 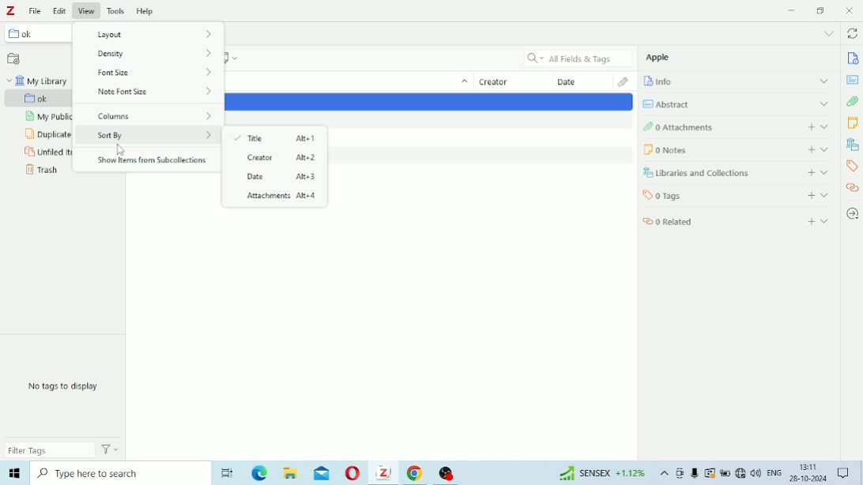 I want to click on Type here to search, so click(x=116, y=476).